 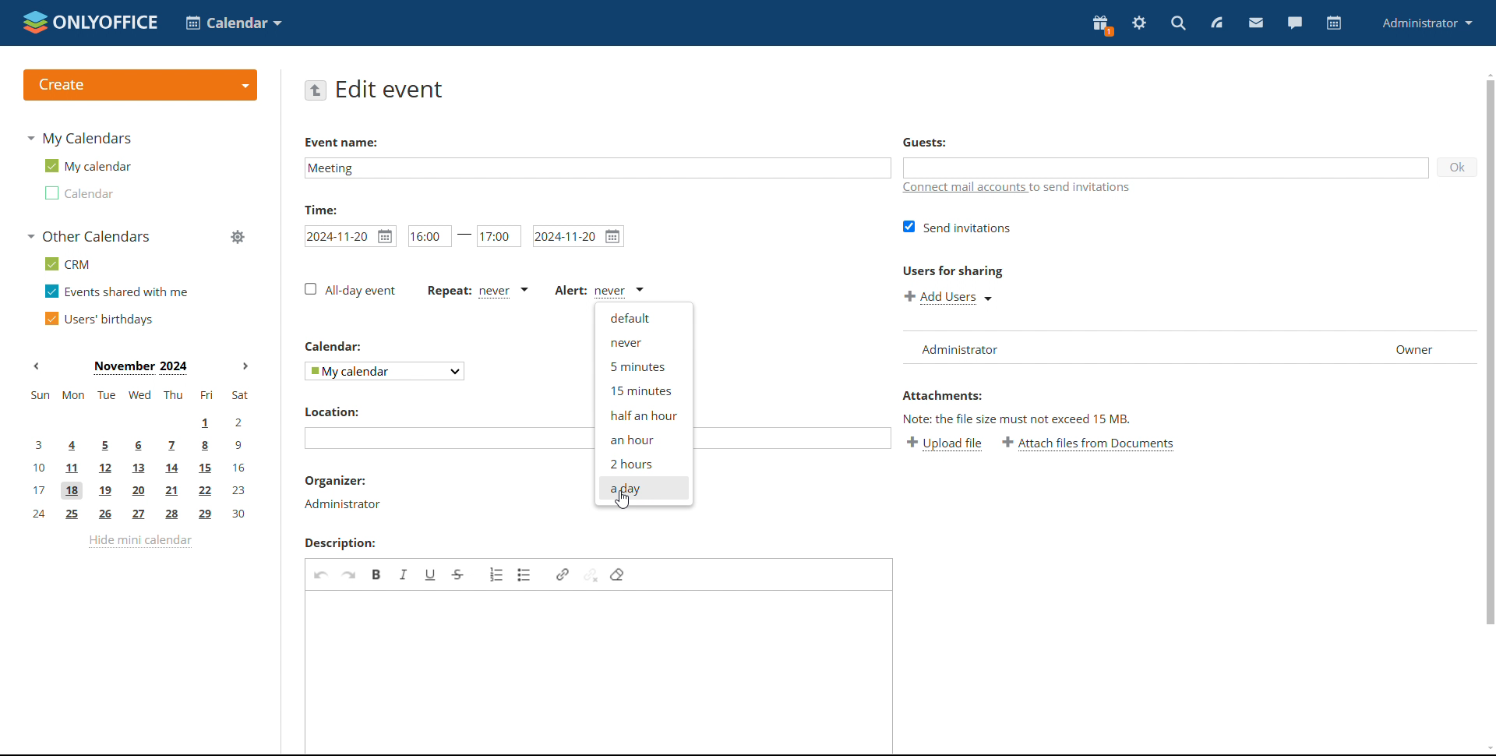 What do you see at coordinates (65, 263) in the screenshot?
I see `crm` at bounding box center [65, 263].